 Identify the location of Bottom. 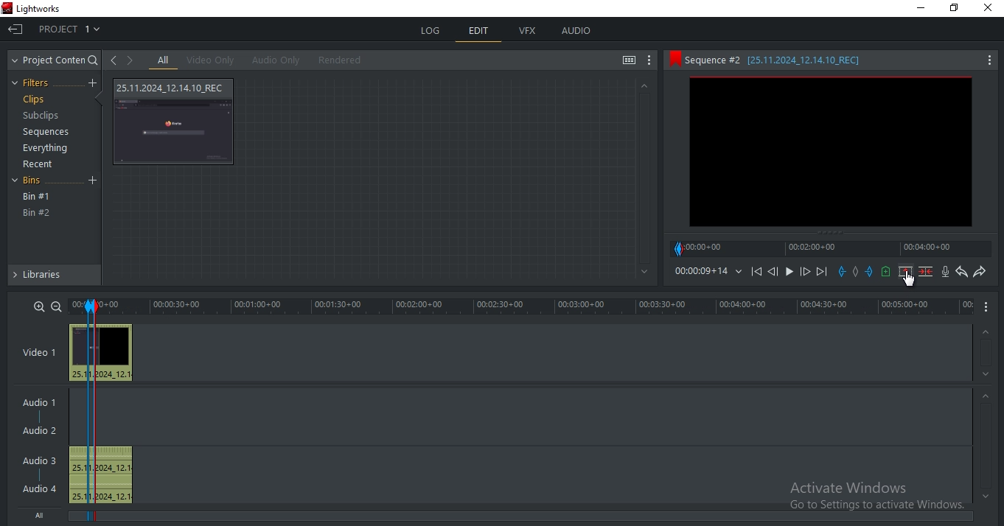
(642, 272).